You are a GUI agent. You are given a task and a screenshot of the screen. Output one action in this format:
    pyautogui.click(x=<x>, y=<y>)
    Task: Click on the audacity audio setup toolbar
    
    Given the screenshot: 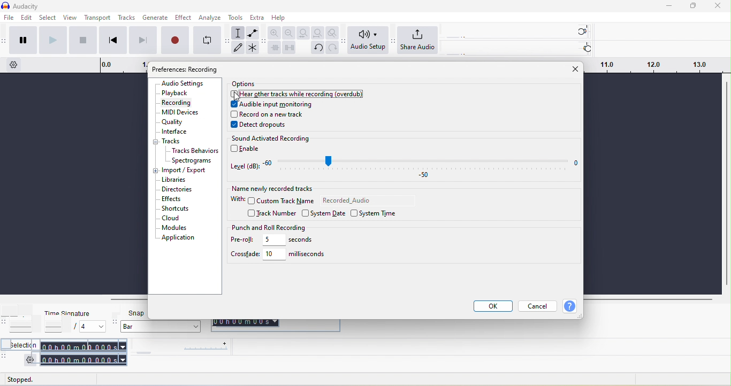 What is the action you would take?
    pyautogui.click(x=346, y=41)
    